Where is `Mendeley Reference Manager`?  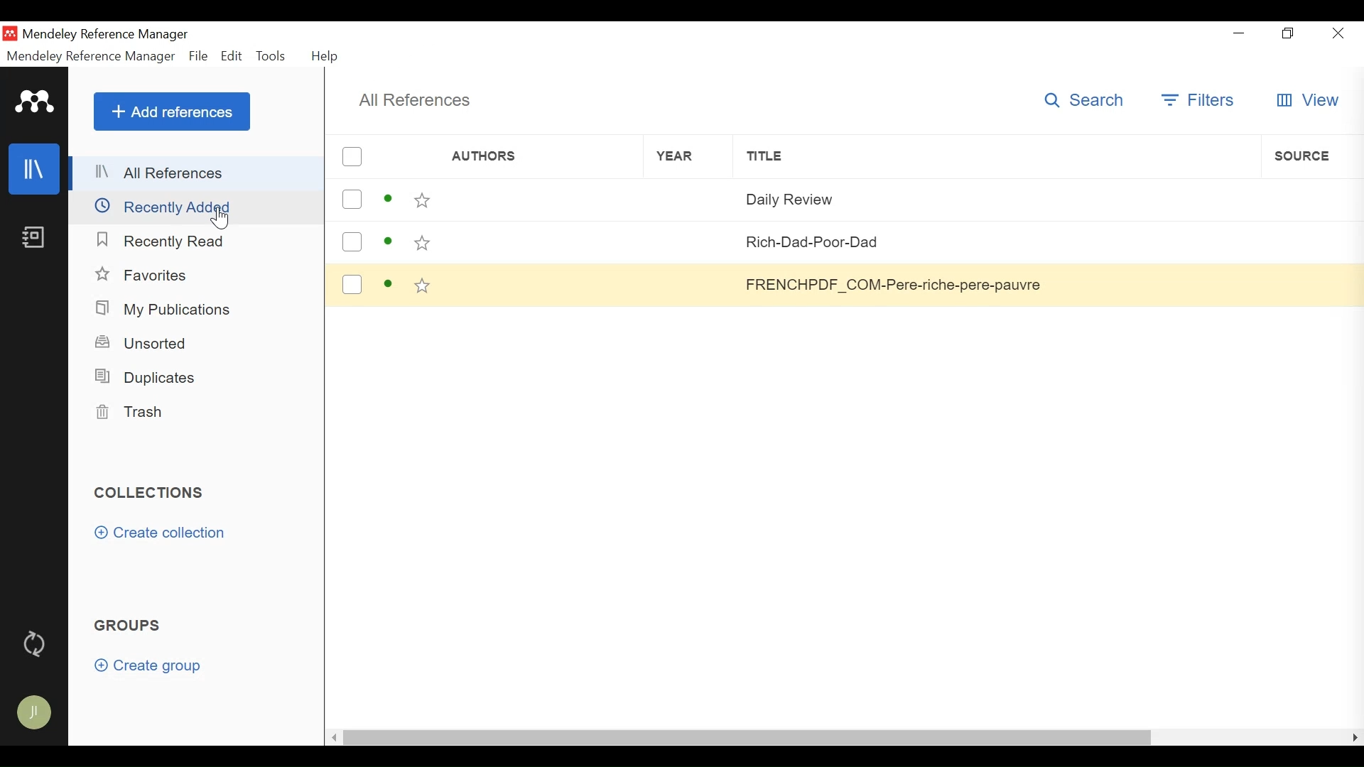 Mendeley Reference Manager is located at coordinates (112, 35).